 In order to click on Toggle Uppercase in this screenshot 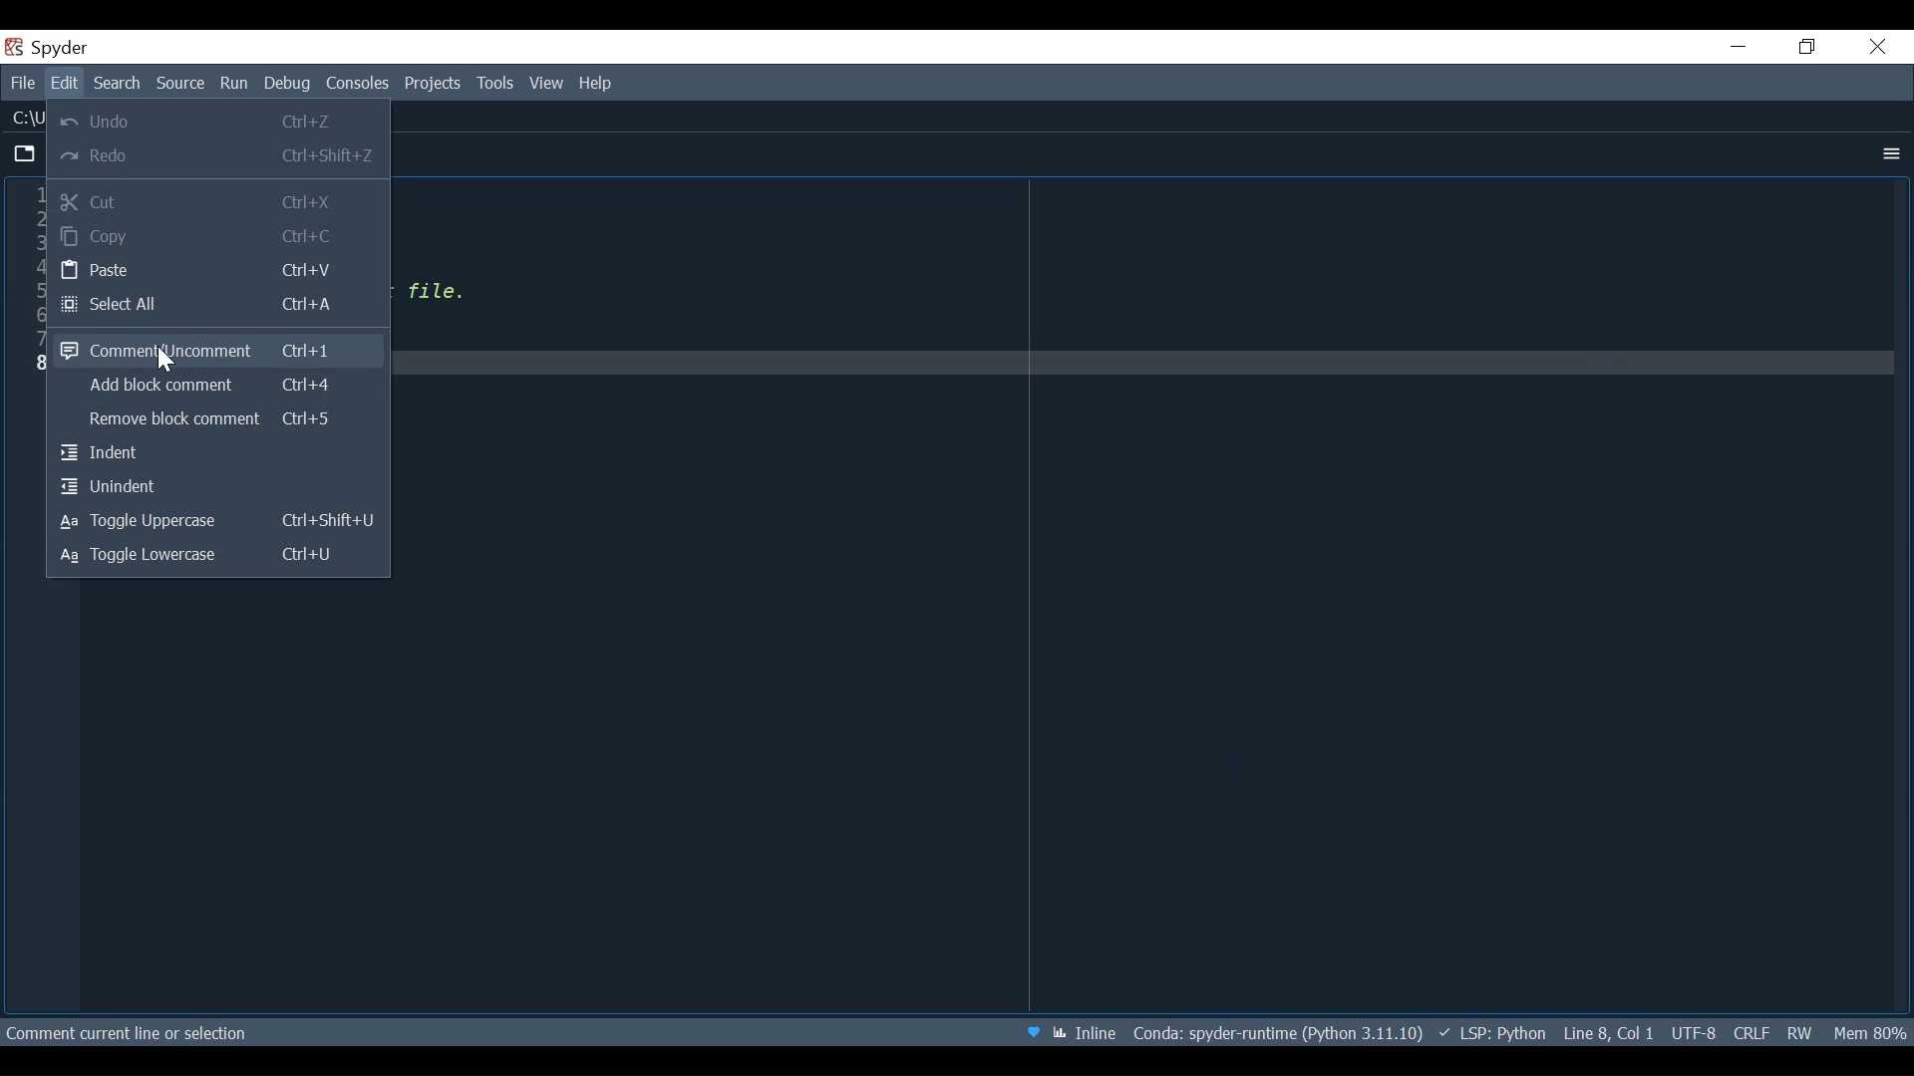, I will do `click(219, 522)`.